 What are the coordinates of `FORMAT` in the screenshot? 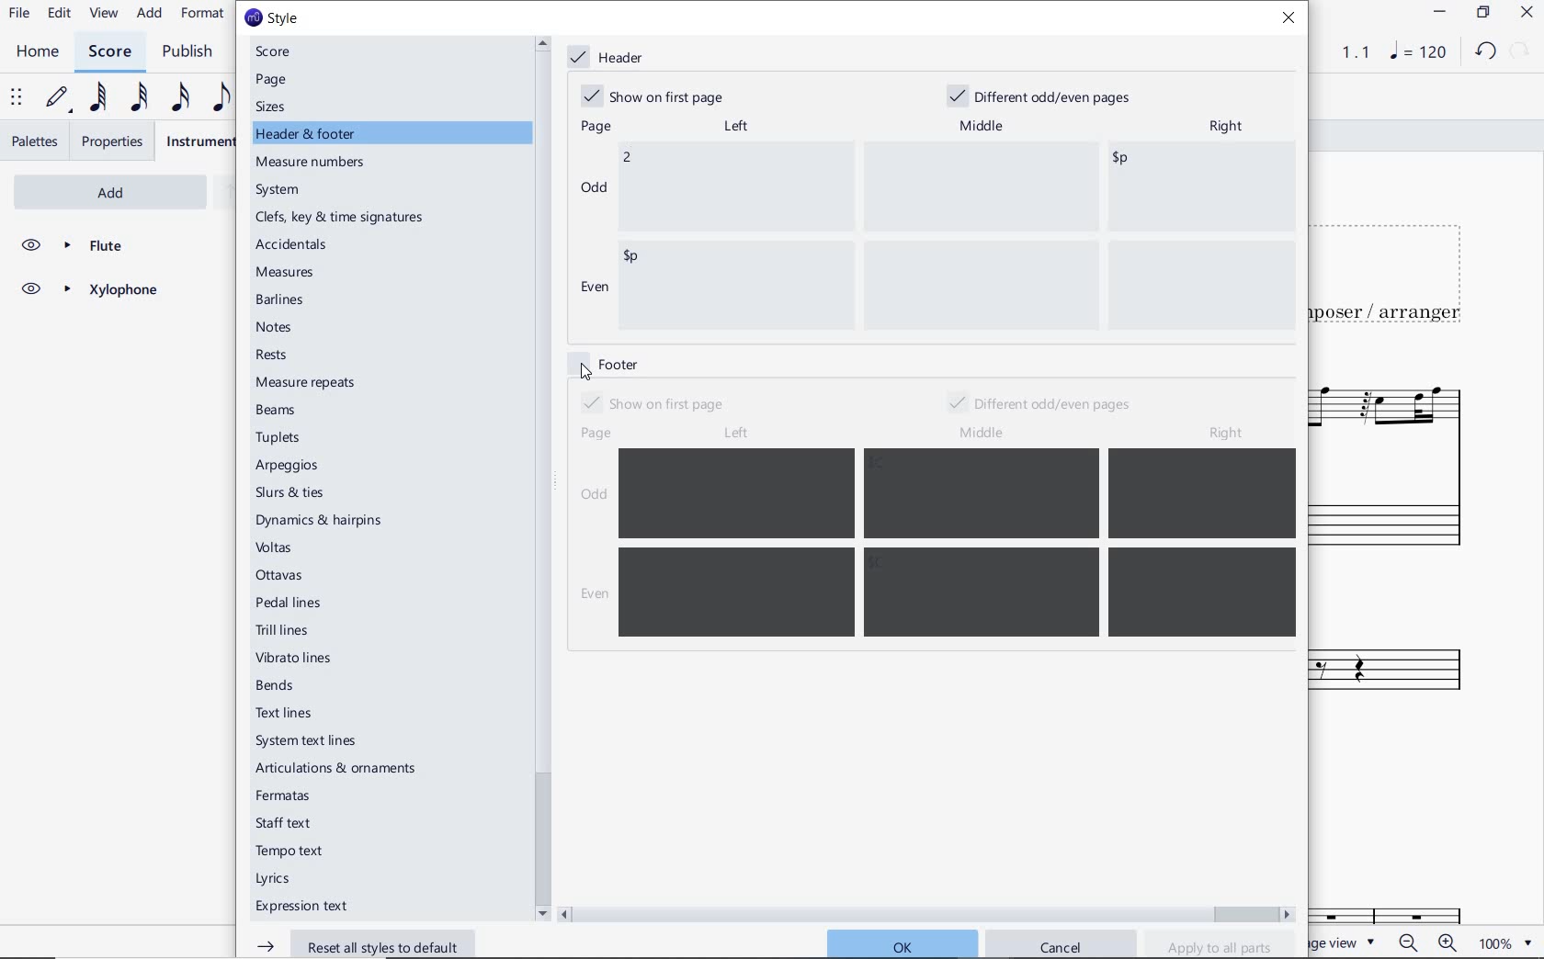 It's located at (203, 15).